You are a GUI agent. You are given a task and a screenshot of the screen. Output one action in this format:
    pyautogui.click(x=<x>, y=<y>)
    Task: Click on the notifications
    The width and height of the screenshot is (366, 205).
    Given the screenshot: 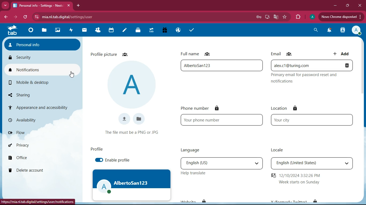 What is the action you would take?
    pyautogui.click(x=43, y=69)
    